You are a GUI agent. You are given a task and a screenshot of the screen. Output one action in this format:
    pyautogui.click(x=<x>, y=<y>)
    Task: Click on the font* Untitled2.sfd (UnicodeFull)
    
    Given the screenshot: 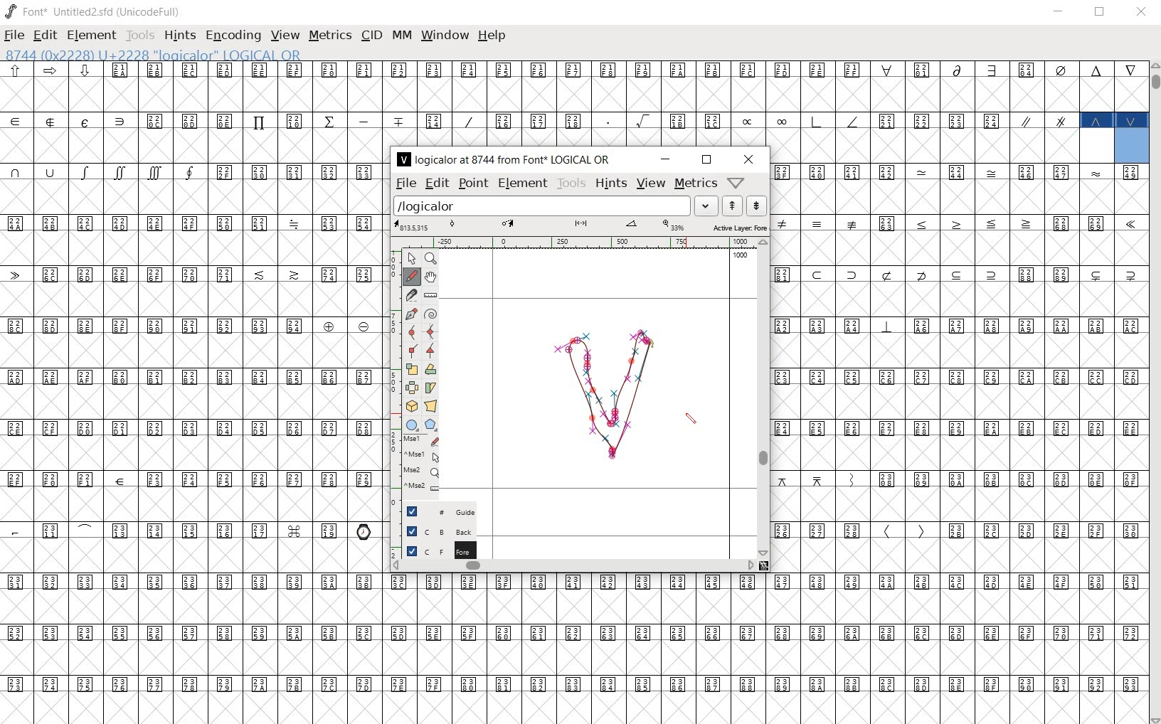 What is the action you would take?
    pyautogui.click(x=91, y=11)
    